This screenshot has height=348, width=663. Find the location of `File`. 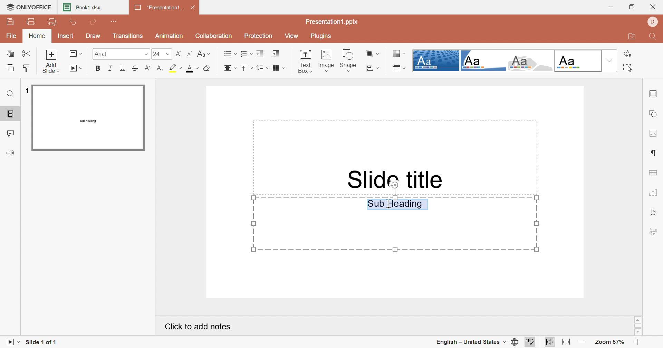

File is located at coordinates (11, 36).